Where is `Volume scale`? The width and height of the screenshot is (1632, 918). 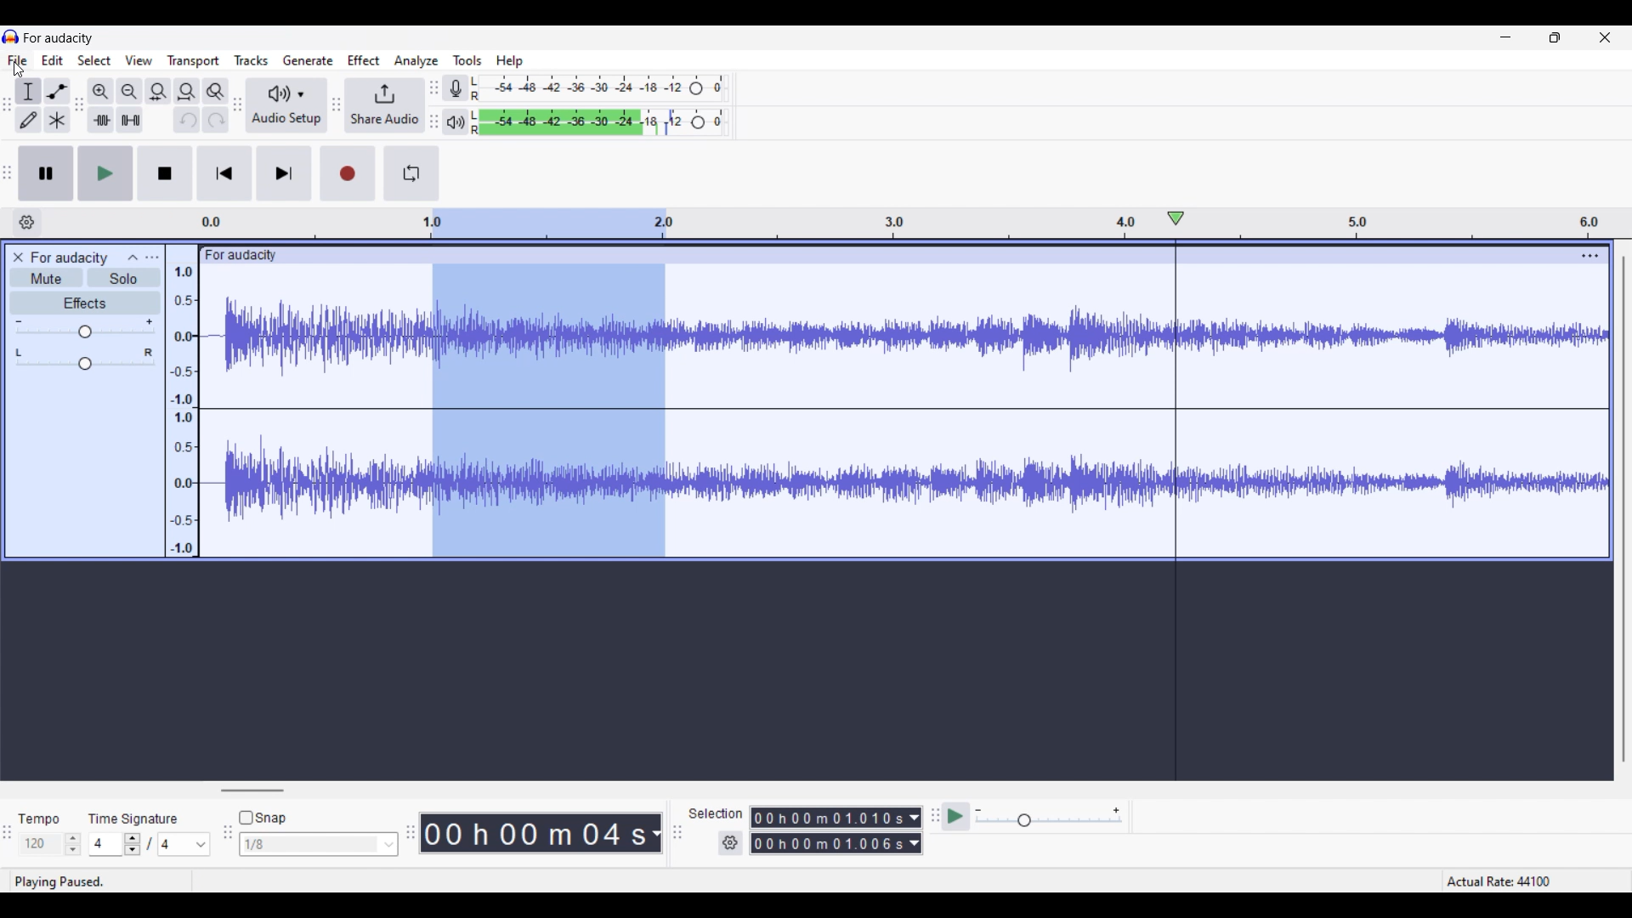 Volume scale is located at coordinates (83, 328).